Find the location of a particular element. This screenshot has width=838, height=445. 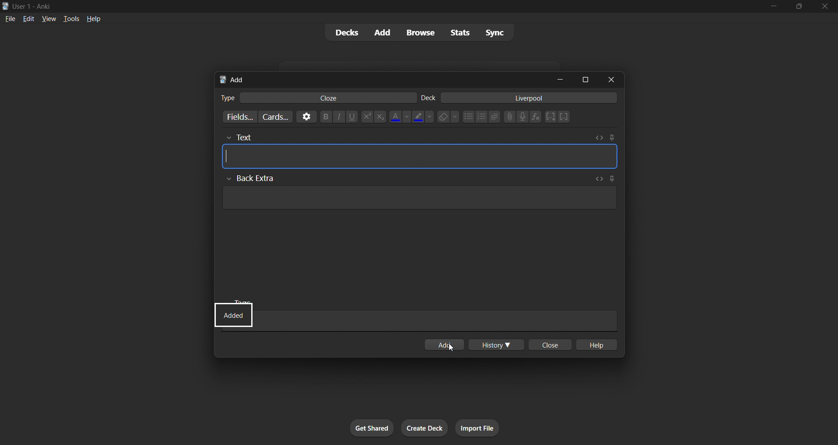

help is located at coordinates (596, 345).